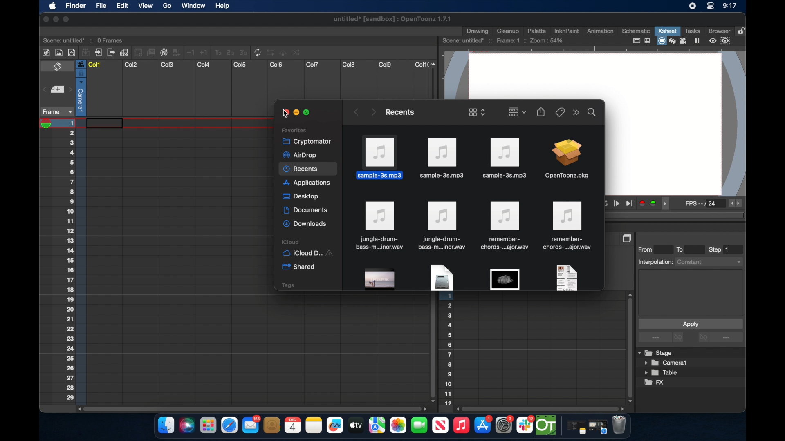 This screenshot has height=441, width=785. What do you see at coordinates (304, 141) in the screenshot?
I see `cryptomator` at bounding box center [304, 141].